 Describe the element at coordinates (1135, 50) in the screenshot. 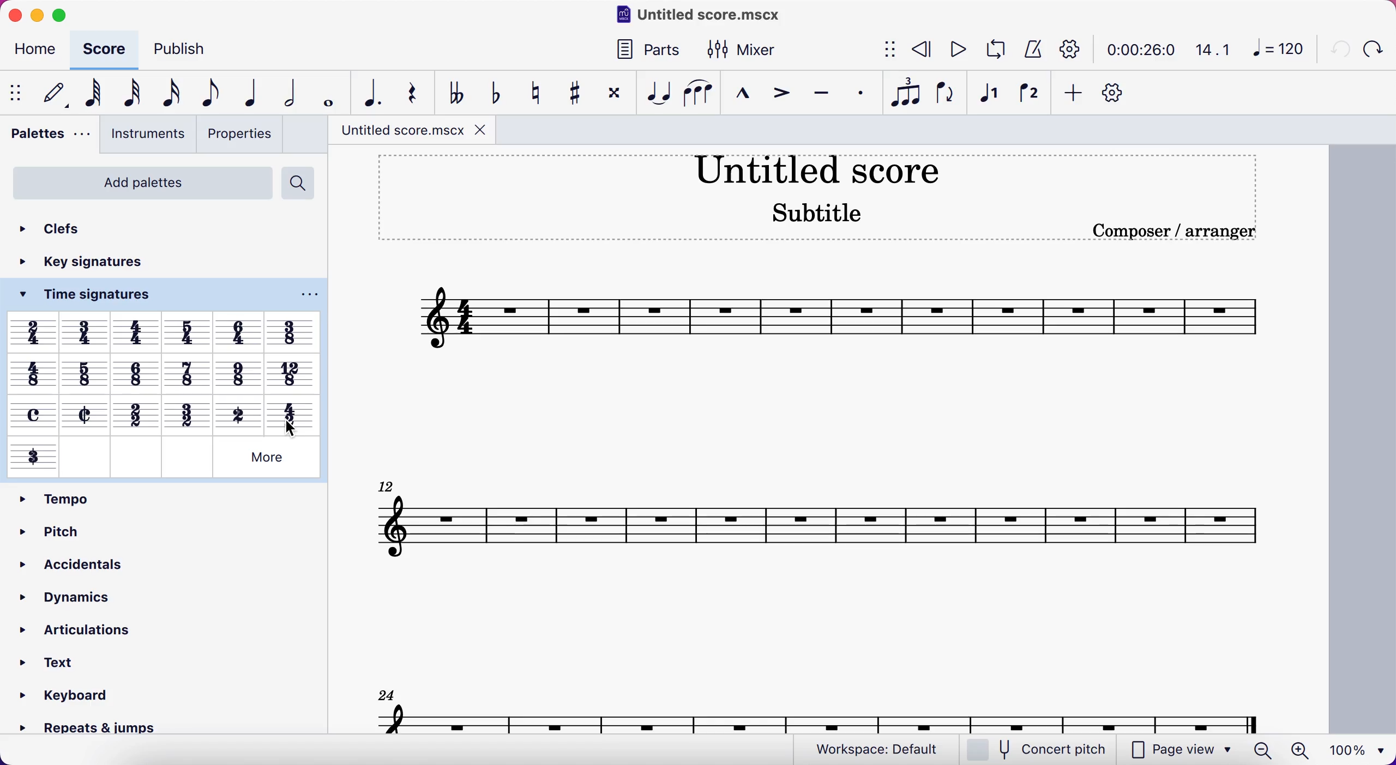

I see `time` at that location.